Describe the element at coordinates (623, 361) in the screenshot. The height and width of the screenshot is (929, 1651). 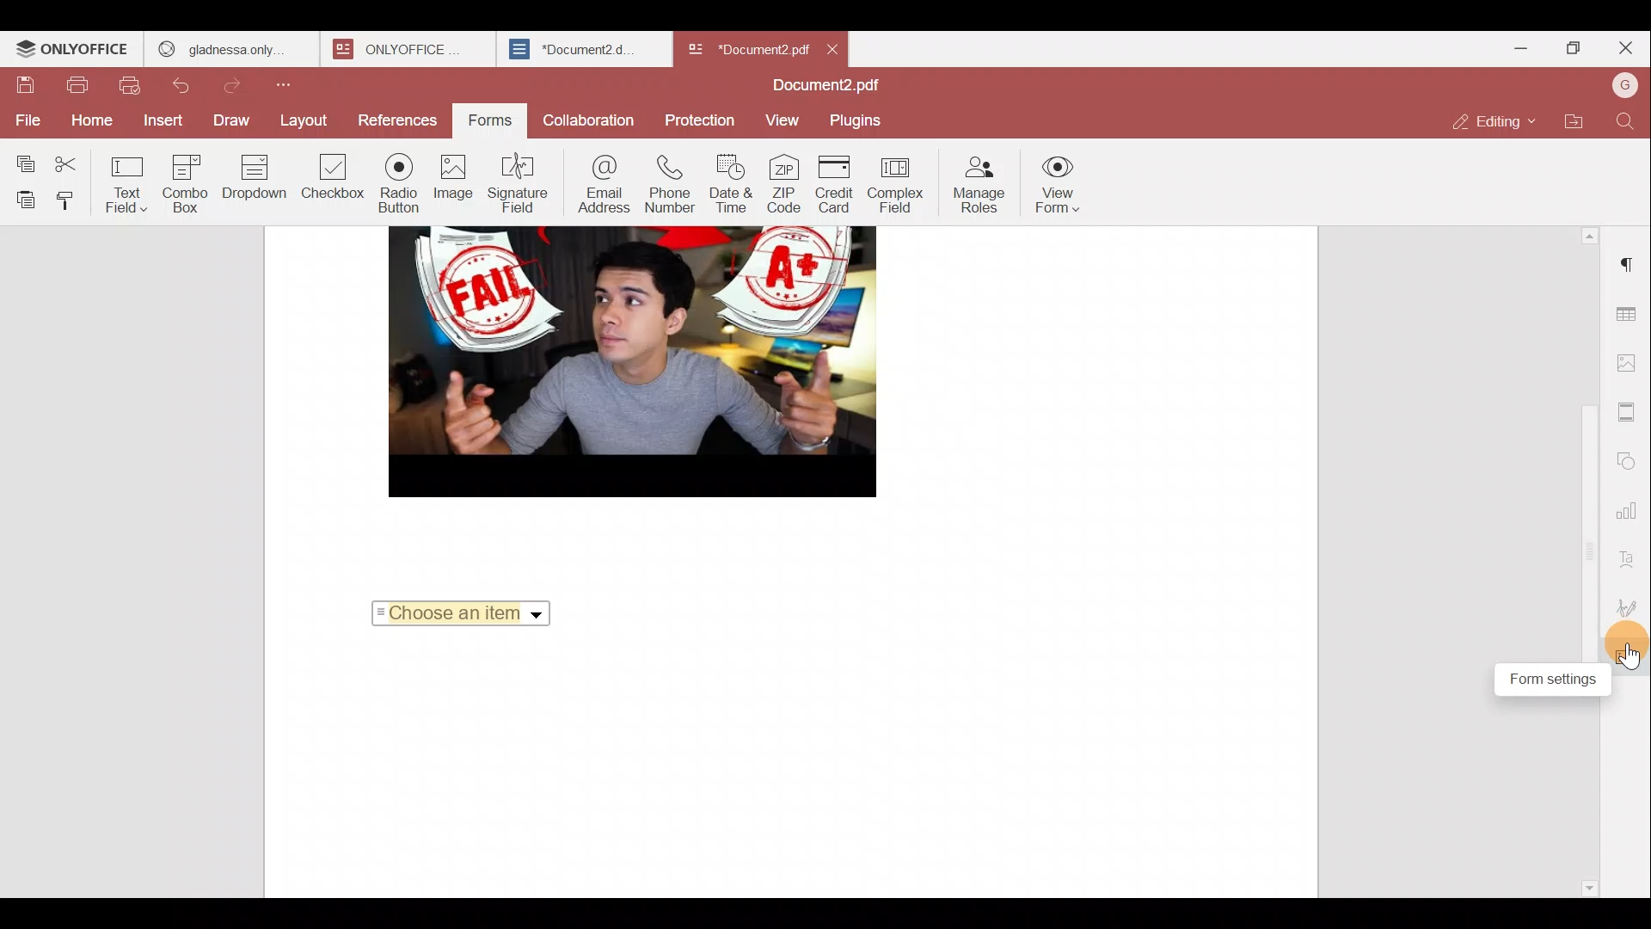
I see `image` at that location.